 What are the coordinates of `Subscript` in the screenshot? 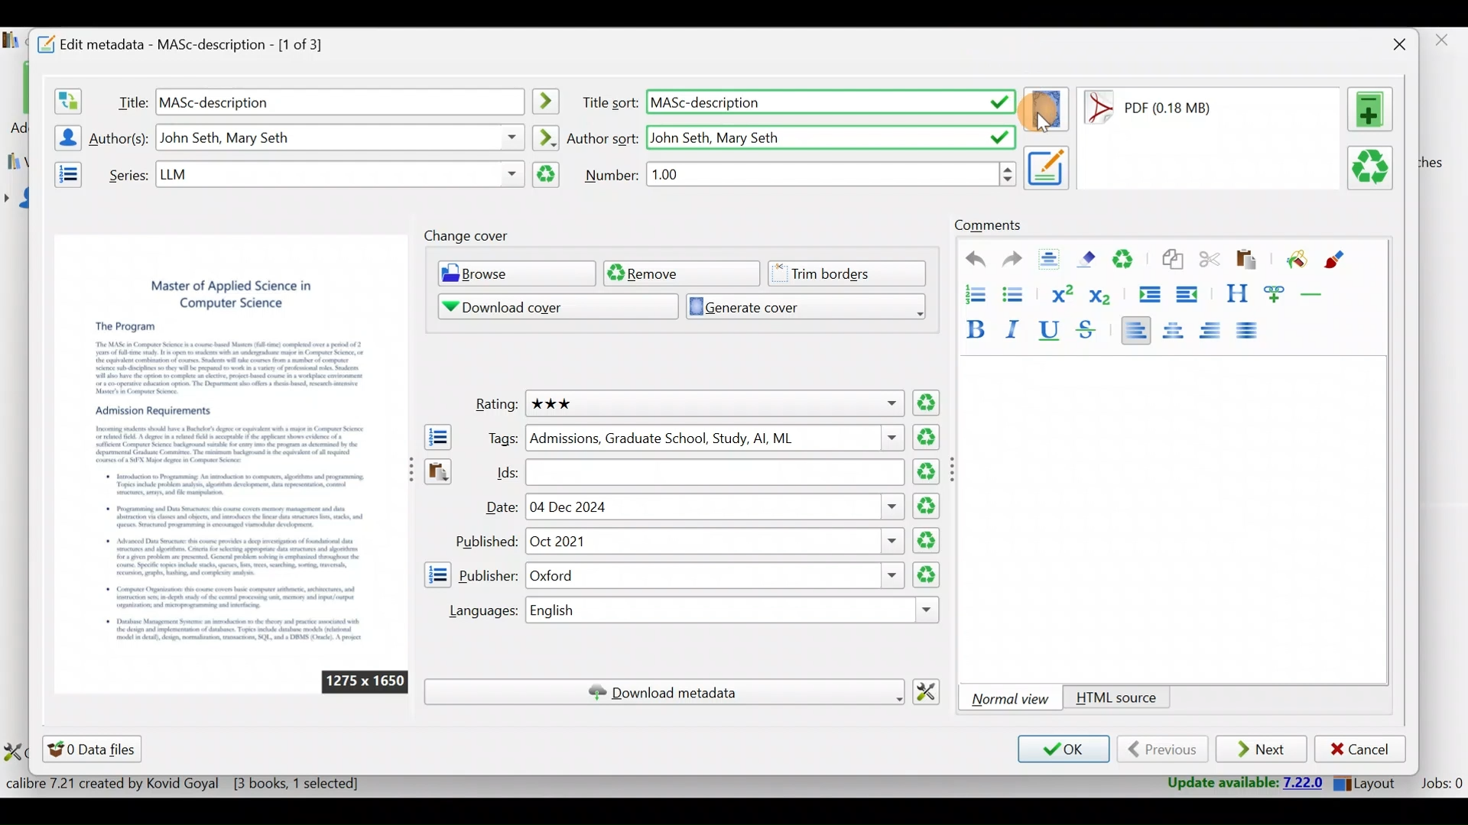 It's located at (1103, 296).